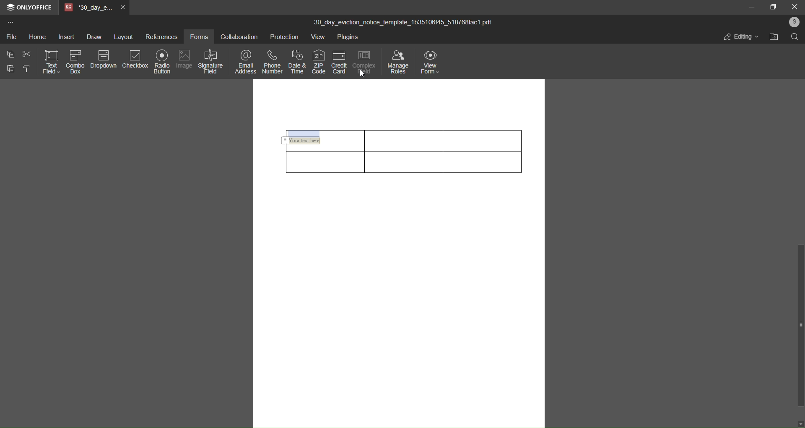 This screenshot has width=805, height=428. Describe the element at coordinates (11, 37) in the screenshot. I see `file` at that location.